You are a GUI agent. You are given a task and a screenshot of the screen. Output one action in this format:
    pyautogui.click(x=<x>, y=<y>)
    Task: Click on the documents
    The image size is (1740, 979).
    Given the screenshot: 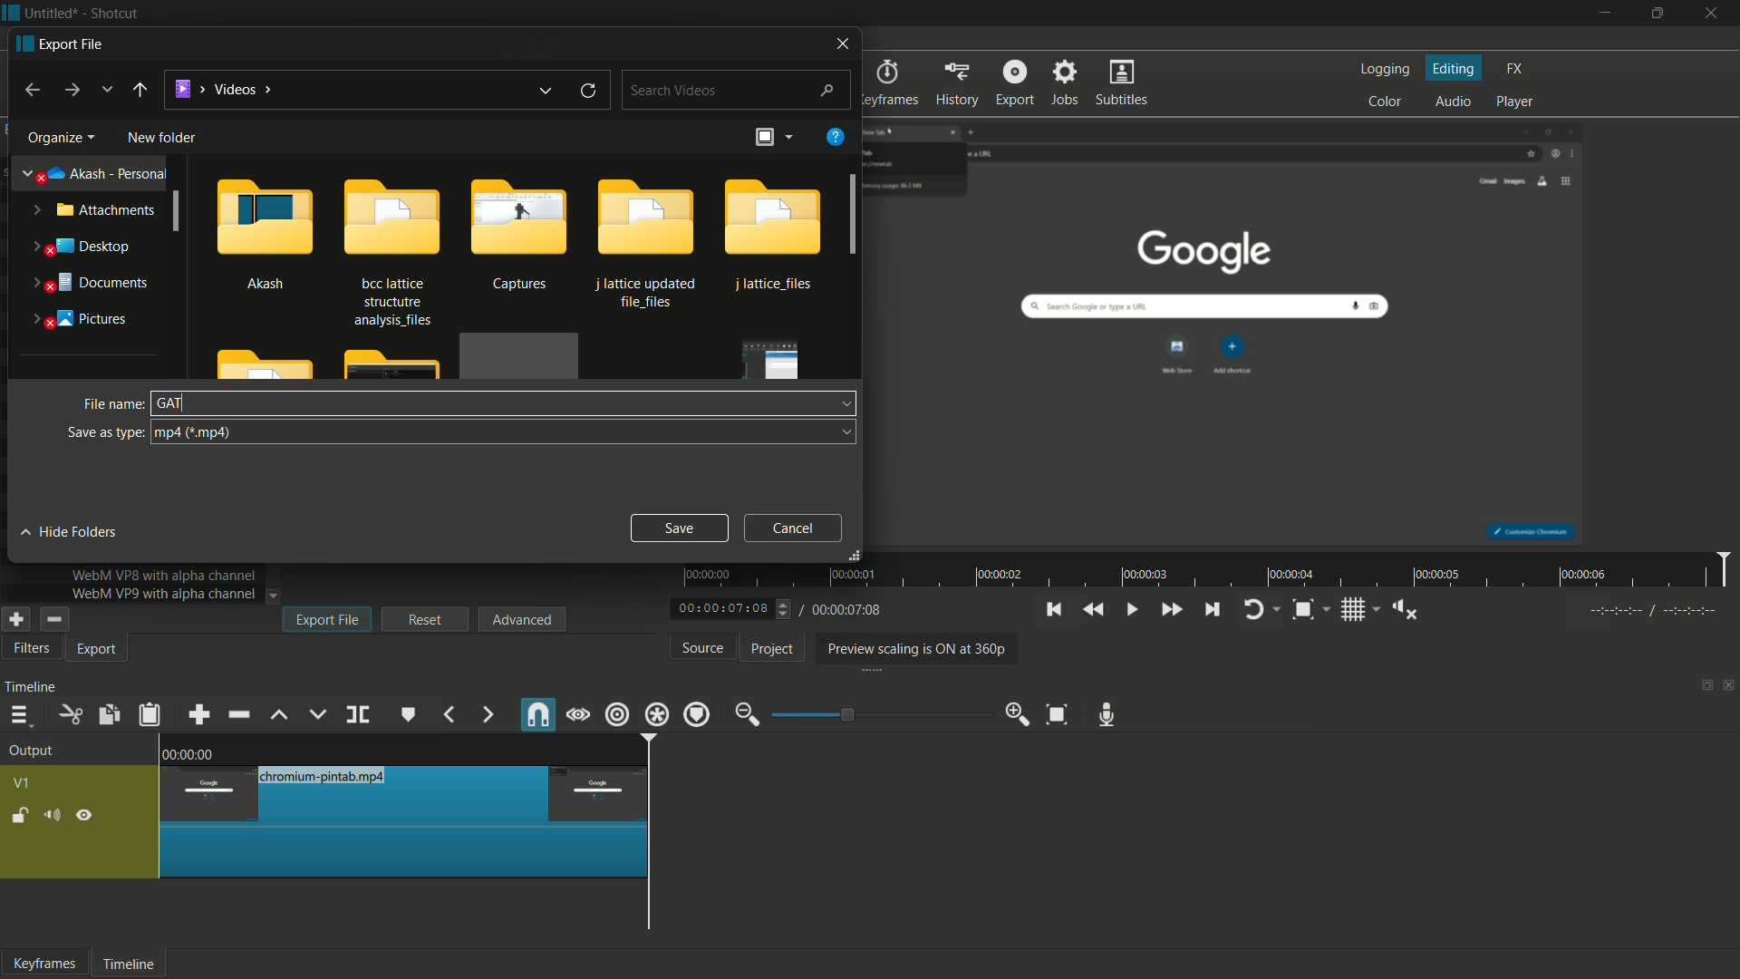 What is the action you would take?
    pyautogui.click(x=86, y=283)
    